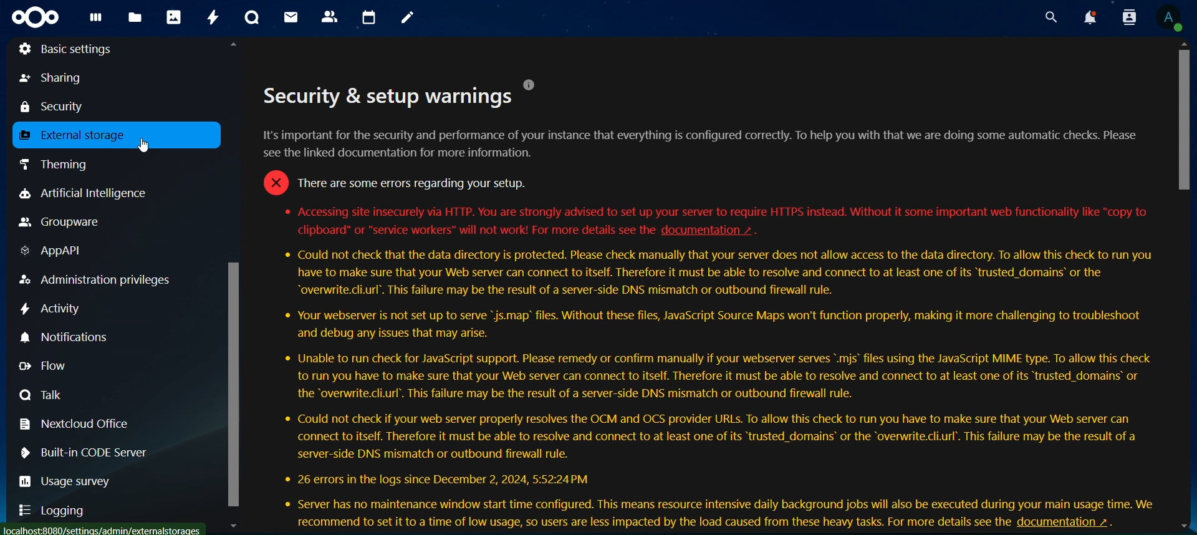 The height and width of the screenshot is (535, 1197). Describe the element at coordinates (253, 17) in the screenshot. I see `talk` at that location.